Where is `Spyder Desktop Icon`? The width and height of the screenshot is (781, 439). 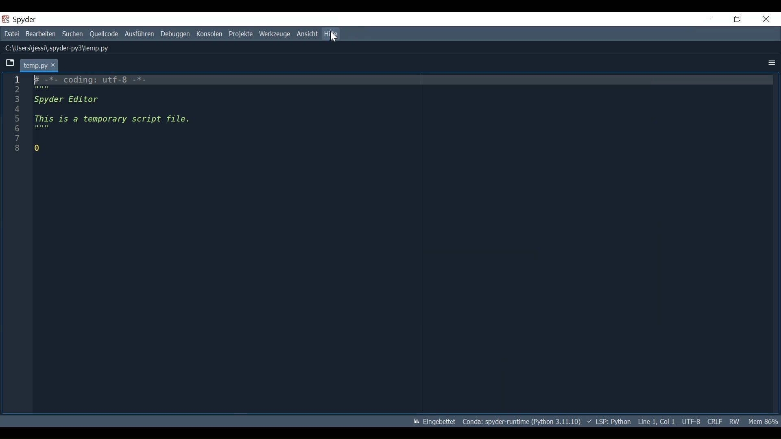
Spyder Desktop Icon is located at coordinates (7, 19).